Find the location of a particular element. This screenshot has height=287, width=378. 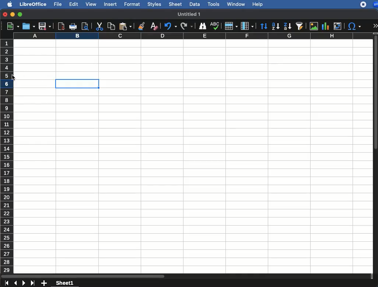

chart is located at coordinates (326, 26).